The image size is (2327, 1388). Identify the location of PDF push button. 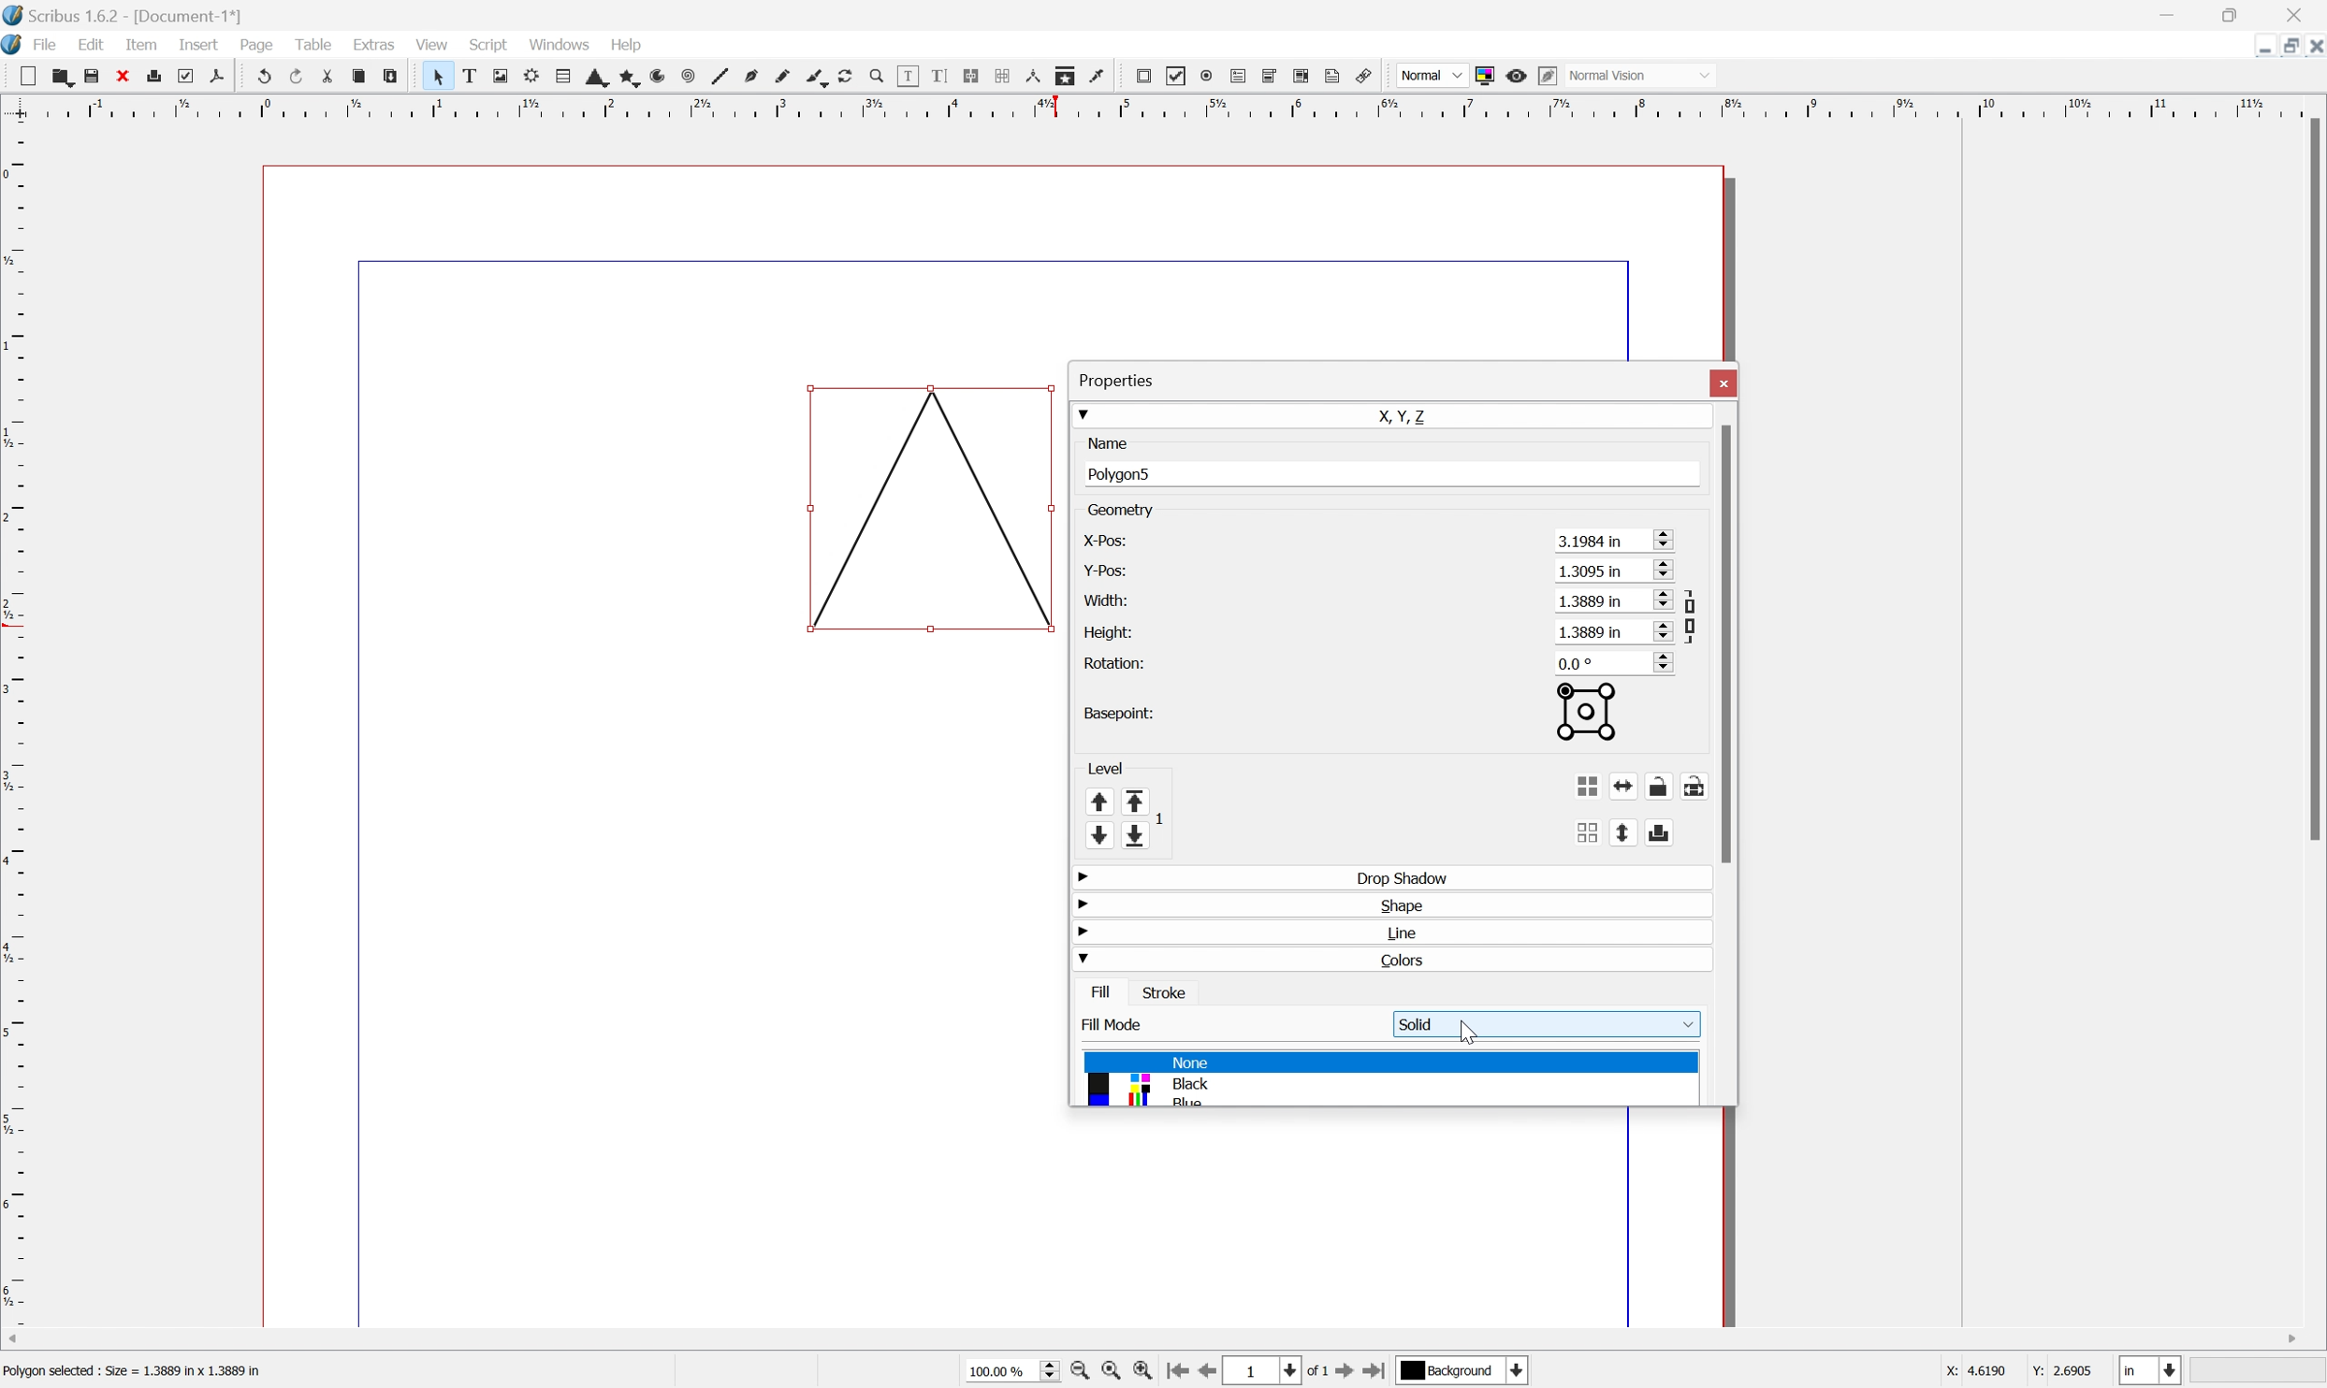
(1142, 78).